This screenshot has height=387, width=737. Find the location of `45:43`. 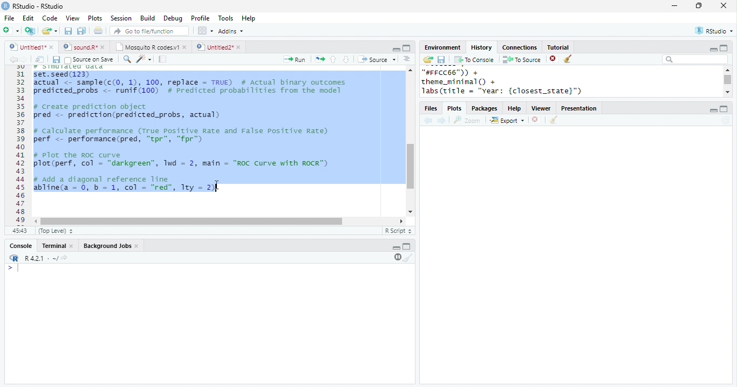

45:43 is located at coordinates (19, 230).